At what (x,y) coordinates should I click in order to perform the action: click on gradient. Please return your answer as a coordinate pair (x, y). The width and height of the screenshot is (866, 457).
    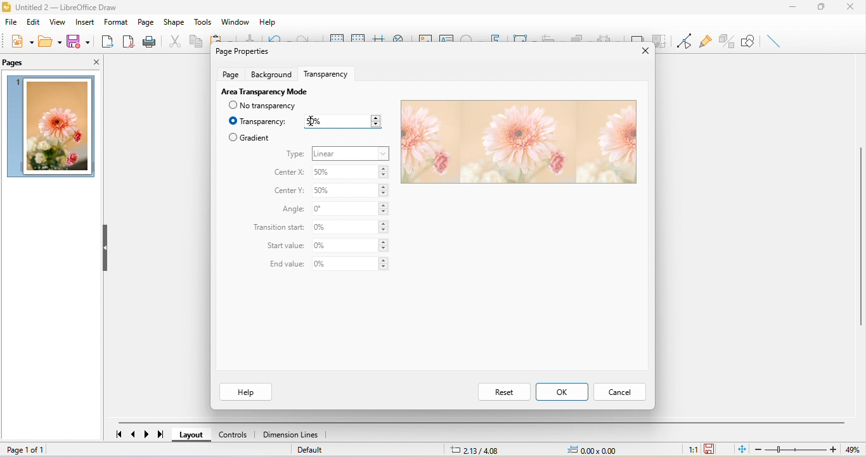
    Looking at the image, I should click on (249, 137).